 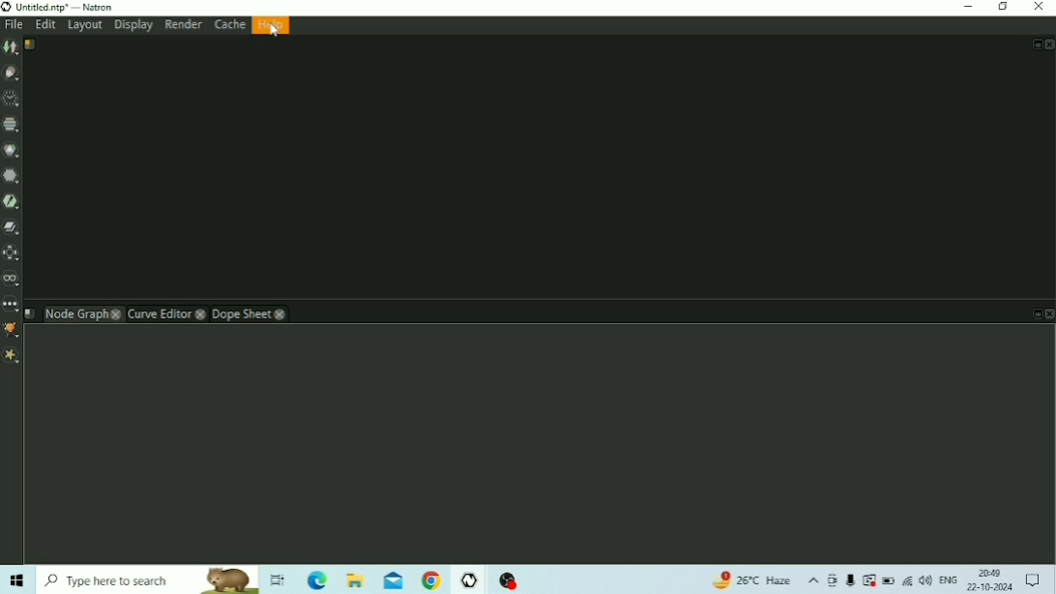 What do you see at coordinates (512, 580) in the screenshot?
I see `OBS Studio` at bounding box center [512, 580].